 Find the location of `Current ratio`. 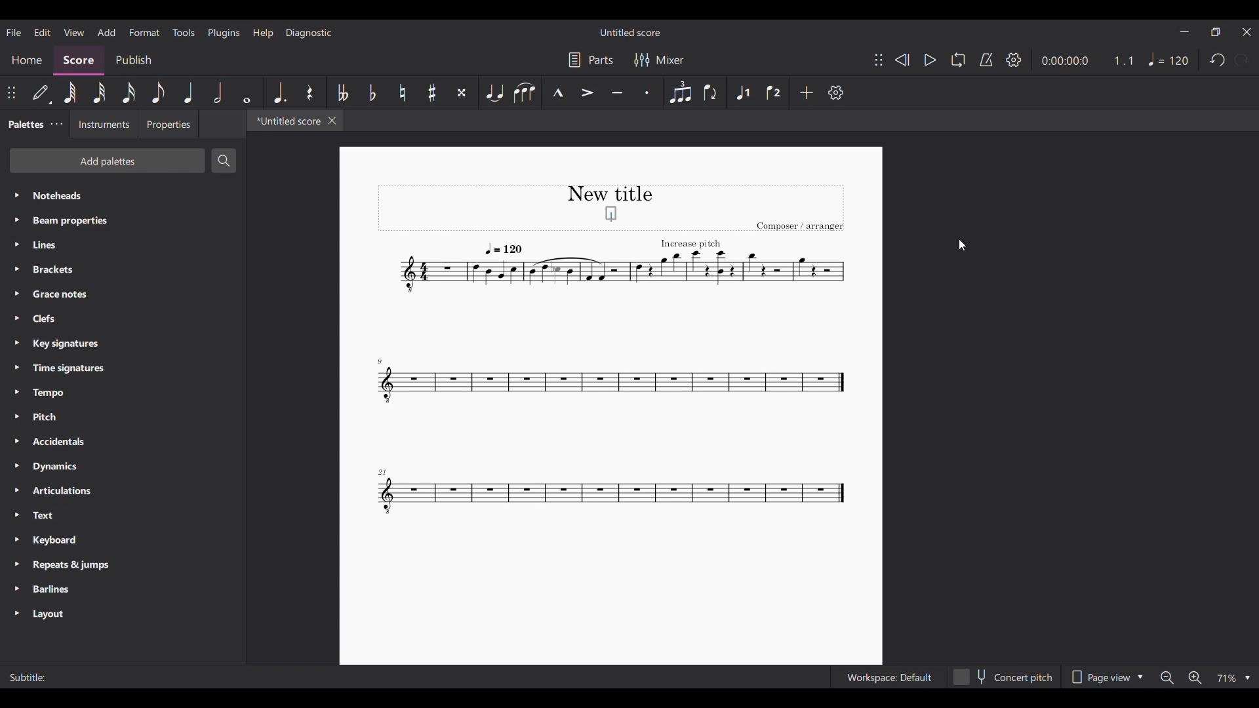

Current ratio is located at coordinates (1123, 60).